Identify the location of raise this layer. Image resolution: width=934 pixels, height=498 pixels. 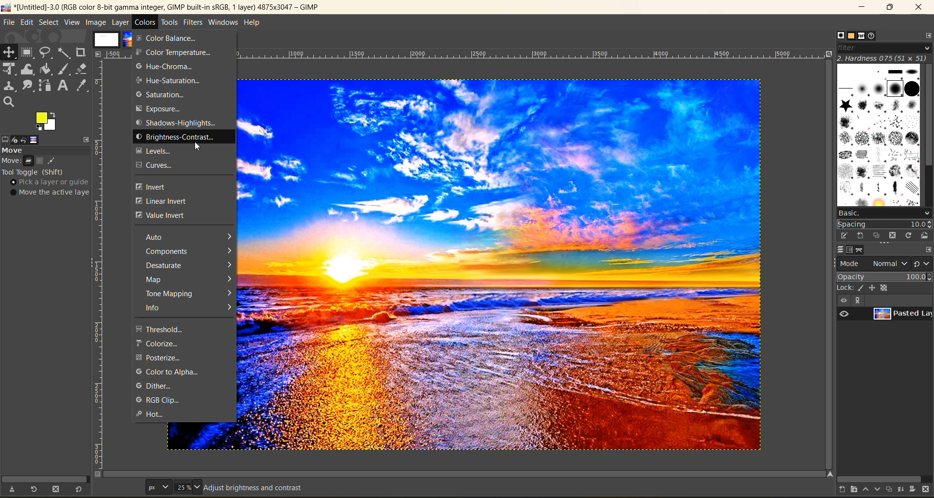
(869, 491).